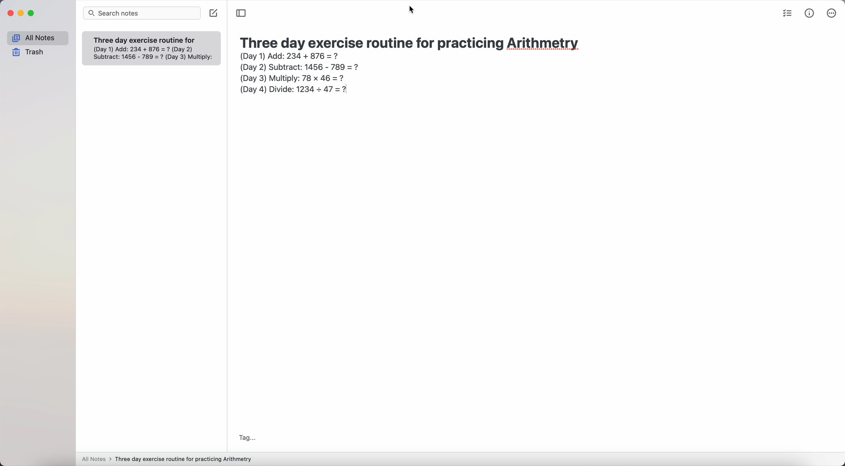 Image resolution: width=845 pixels, height=466 pixels. Describe the element at coordinates (786, 14) in the screenshot. I see `check list` at that location.